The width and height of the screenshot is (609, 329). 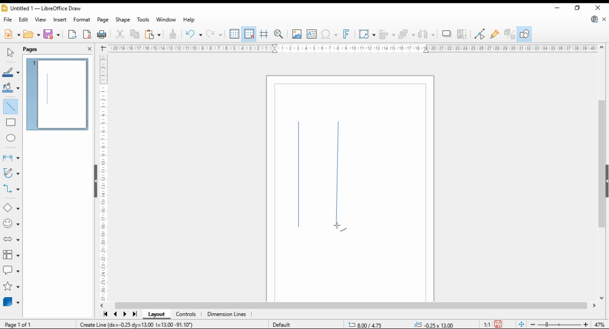 I want to click on zoom slider, so click(x=560, y=324).